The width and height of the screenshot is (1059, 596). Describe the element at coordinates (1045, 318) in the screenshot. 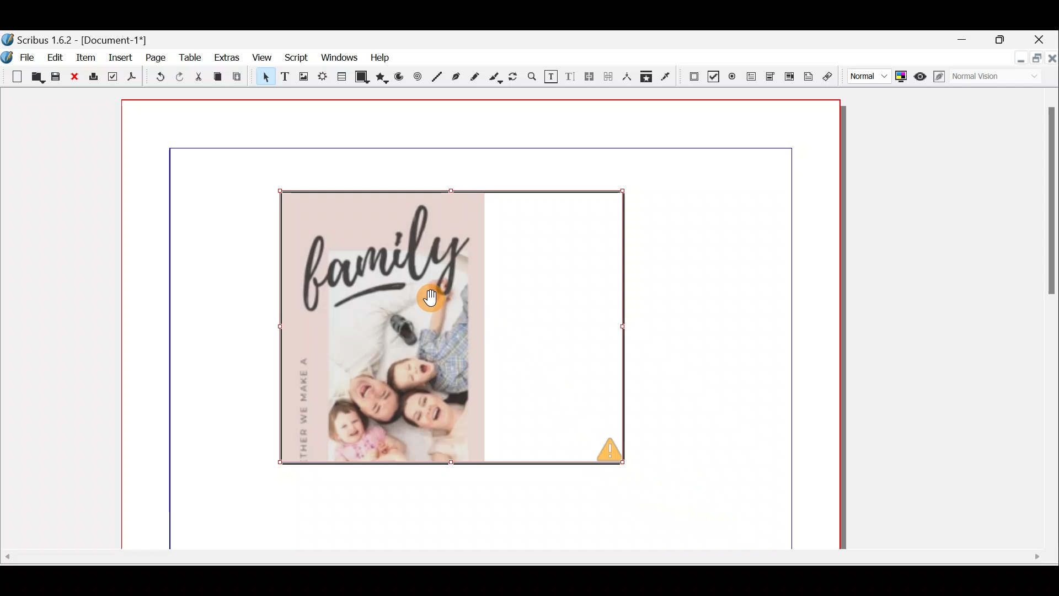

I see `Scroll bar` at that location.